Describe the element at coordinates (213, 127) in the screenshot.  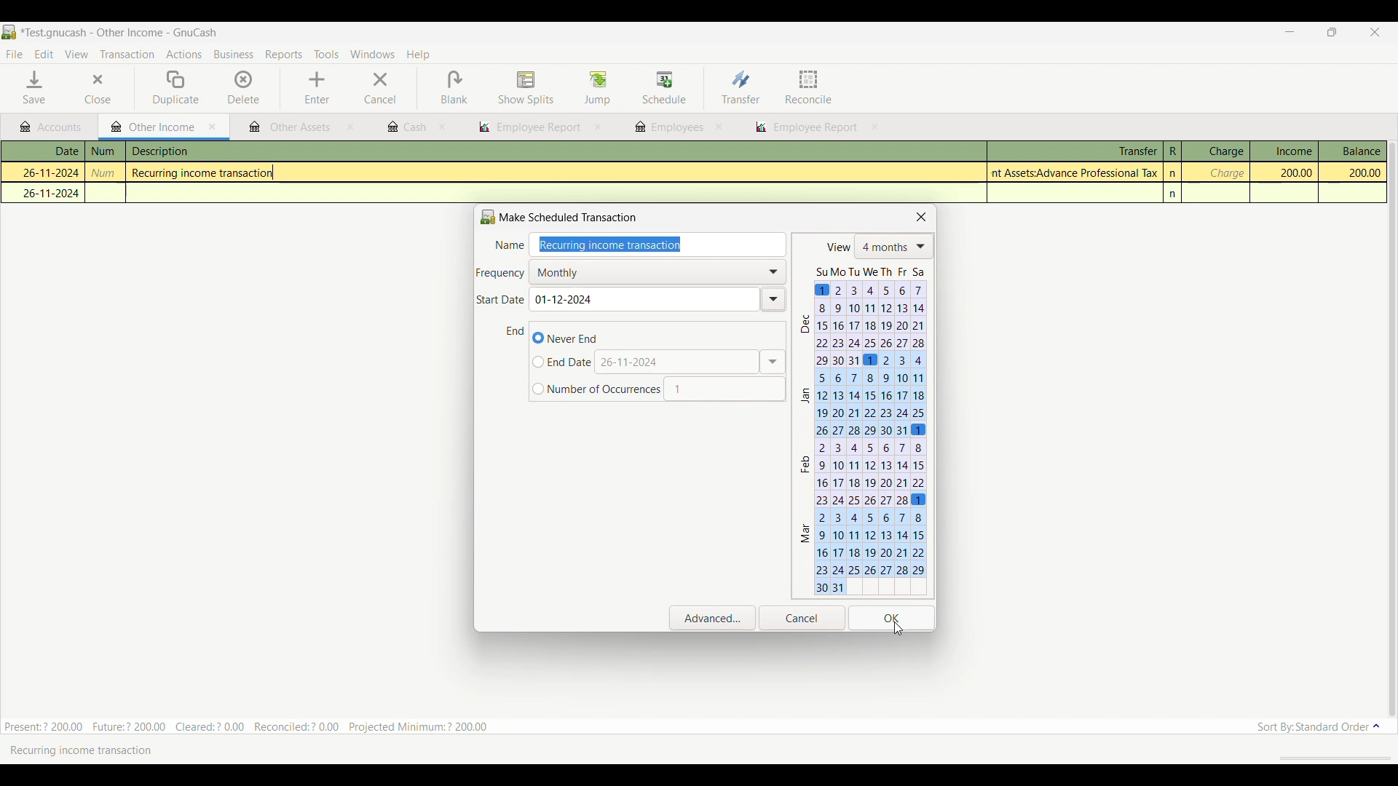
I see `Close current tab` at that location.